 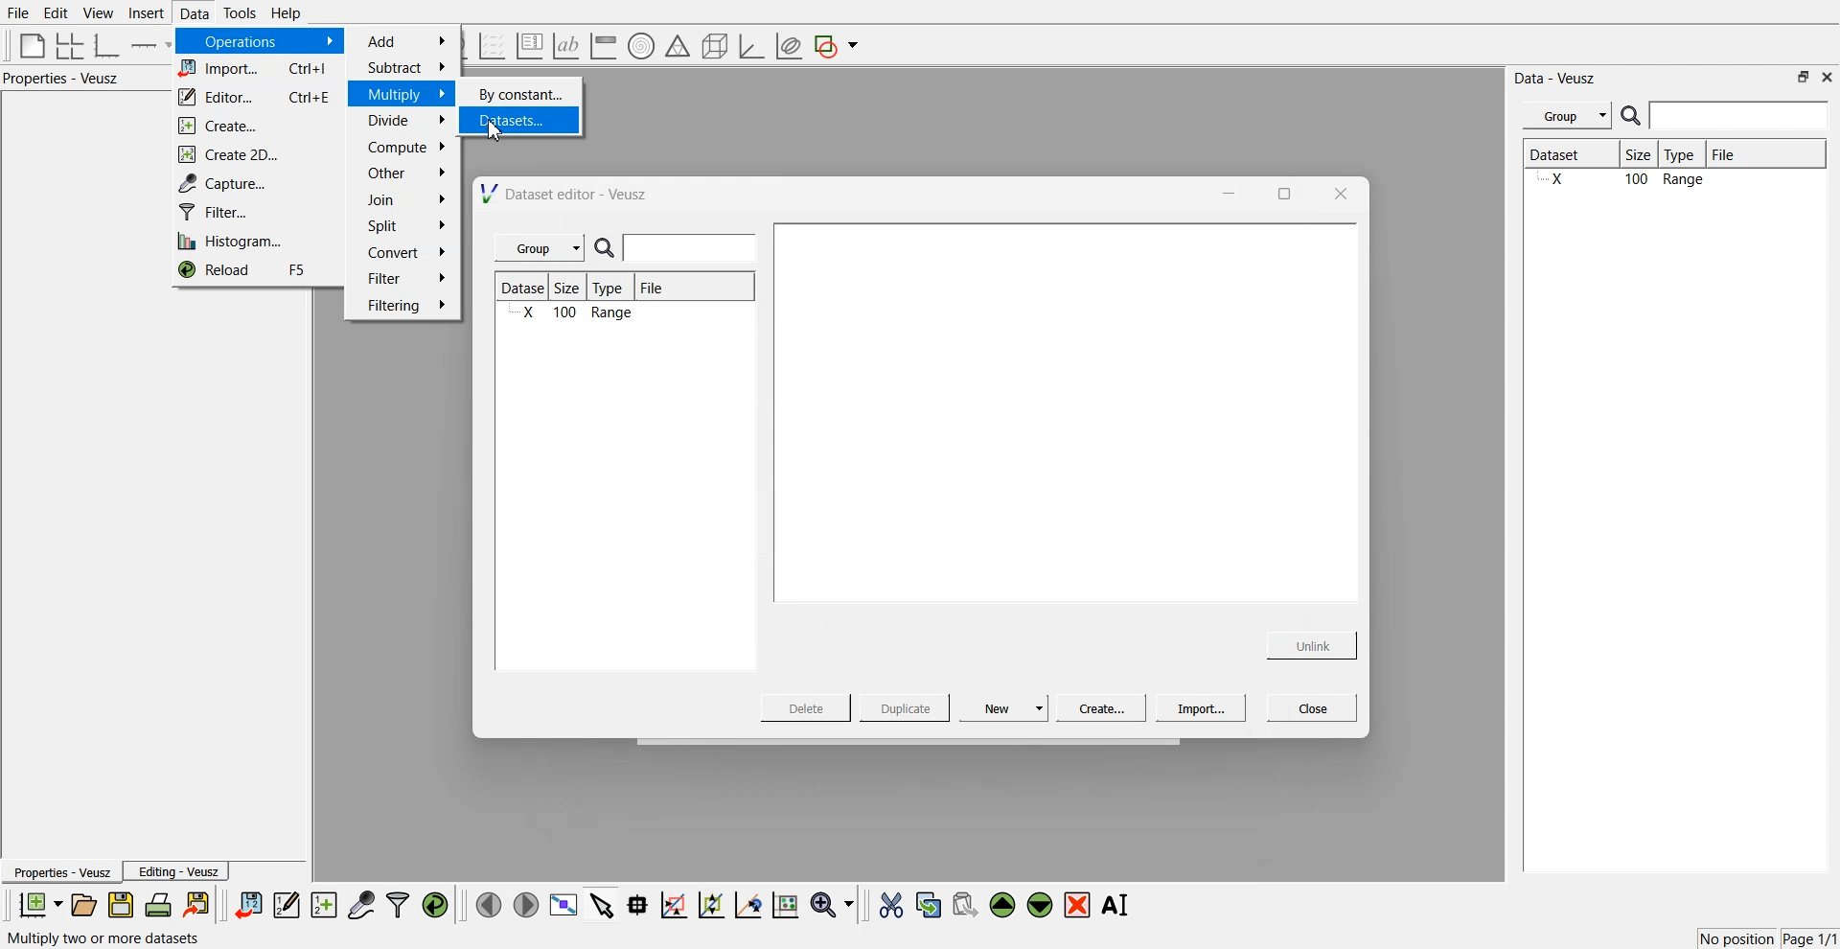 I want to click on move  the selected widgets down, so click(x=1040, y=903).